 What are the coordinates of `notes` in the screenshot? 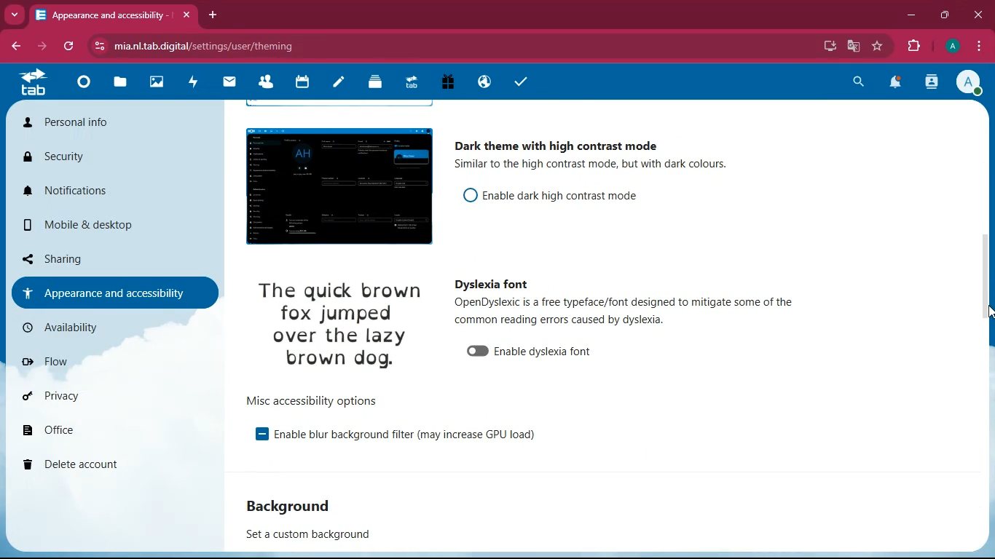 It's located at (342, 82).